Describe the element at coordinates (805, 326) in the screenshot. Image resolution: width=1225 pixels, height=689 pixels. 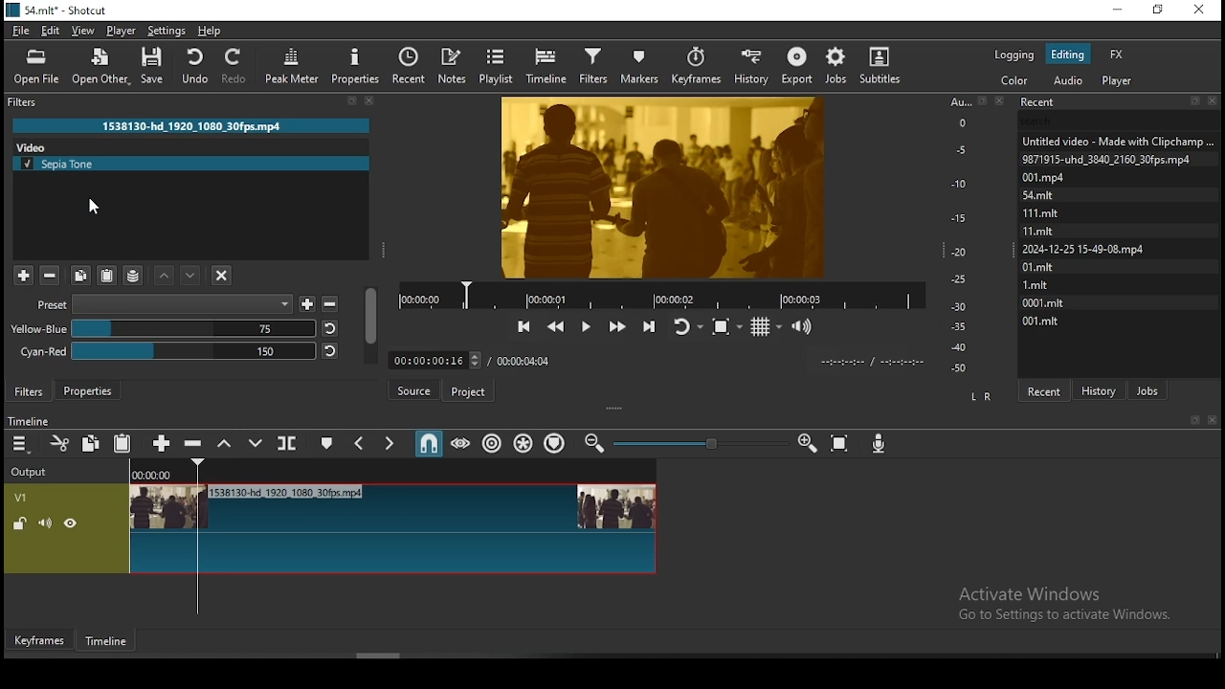
I see `volume control` at that location.